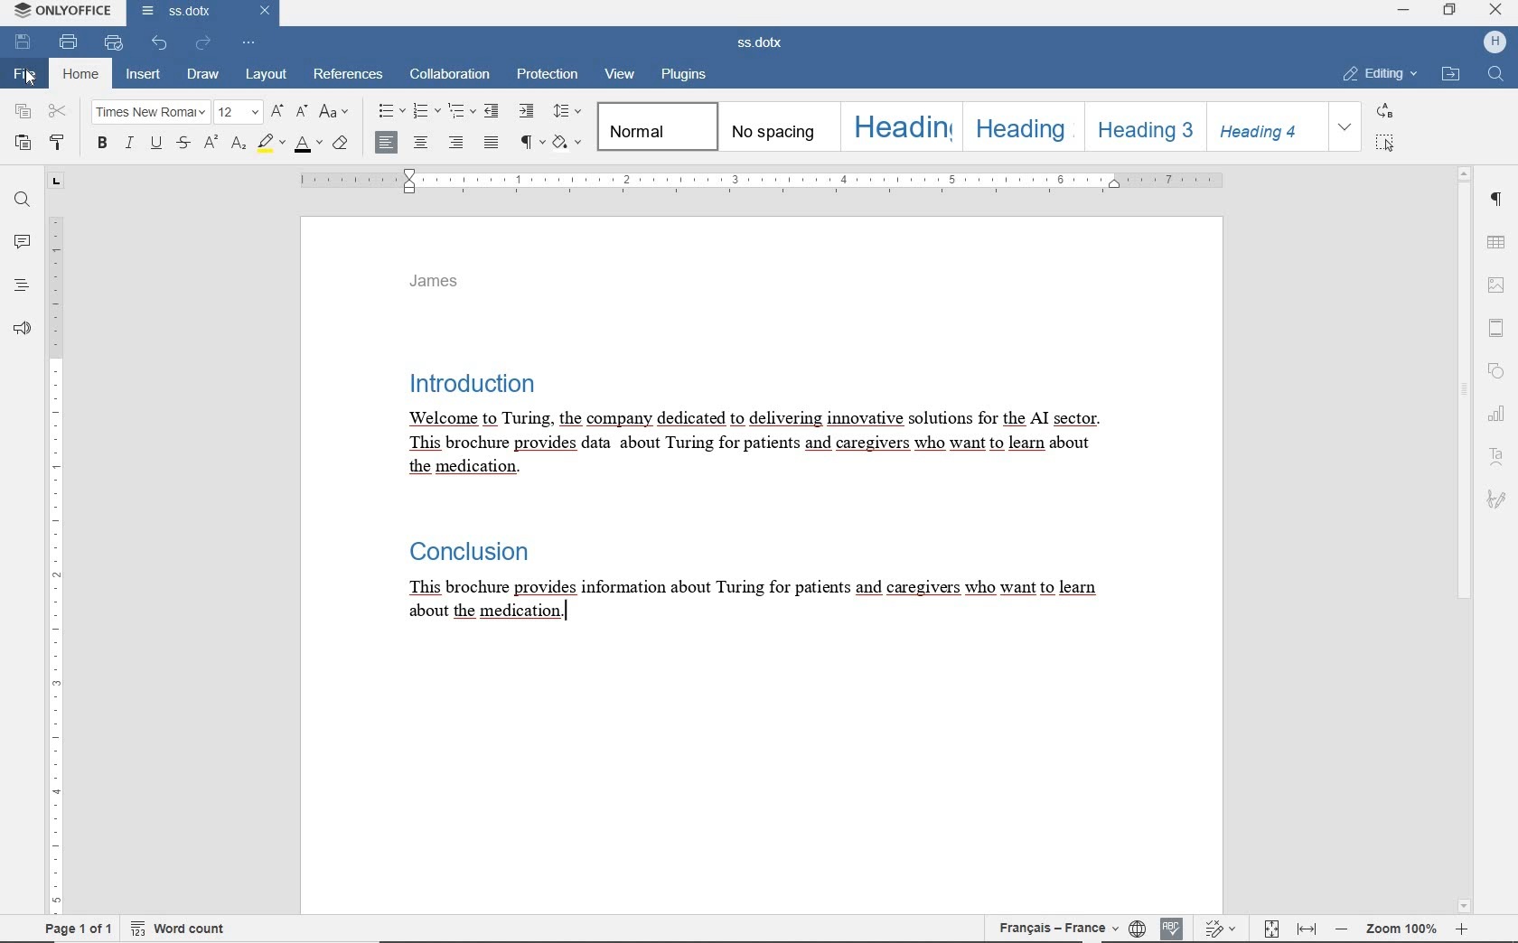 This screenshot has width=1518, height=943. I want to click on DOCUMENT NAME, so click(181, 12).